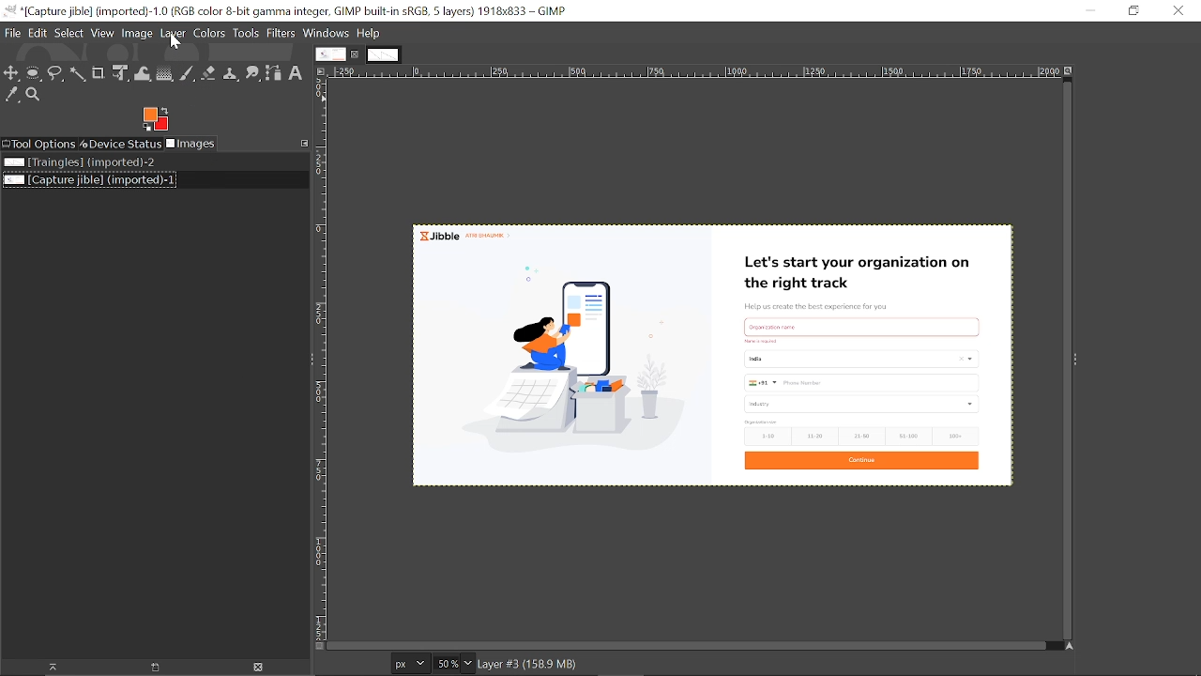 Image resolution: width=1201 pixels, height=676 pixels. I want to click on Side bar menu, so click(1077, 360).